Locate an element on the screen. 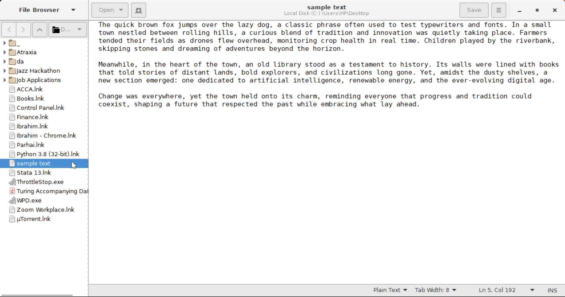 The height and width of the screenshot is (297, 565). ThrottleStop Application is located at coordinates (42, 182).